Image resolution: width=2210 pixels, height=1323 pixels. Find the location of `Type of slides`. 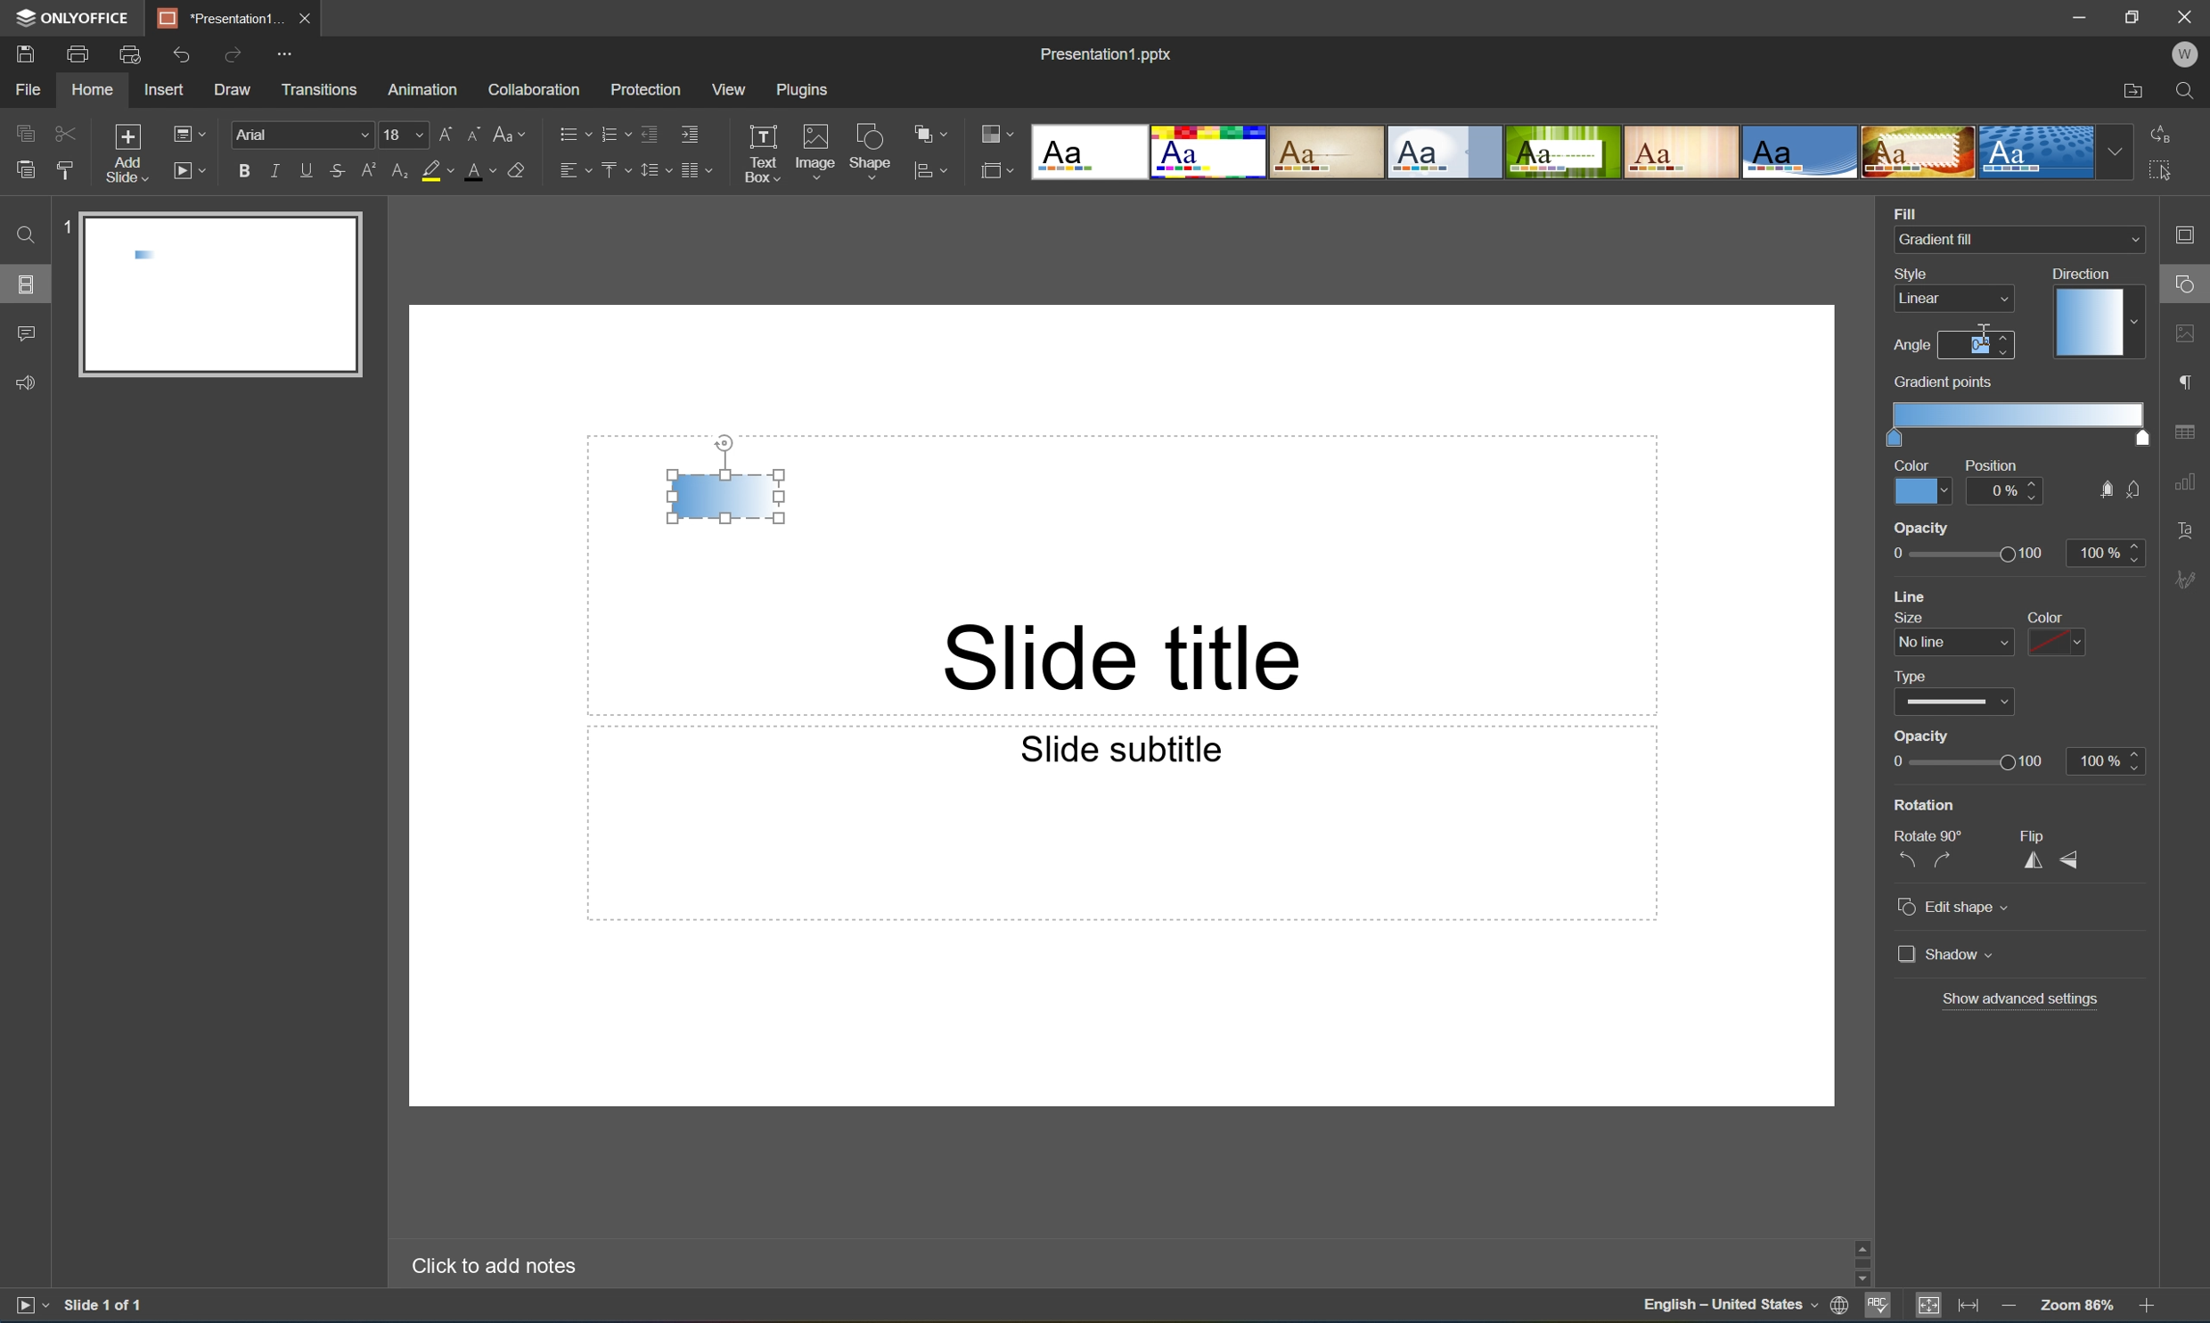

Type of slides is located at coordinates (1562, 152).